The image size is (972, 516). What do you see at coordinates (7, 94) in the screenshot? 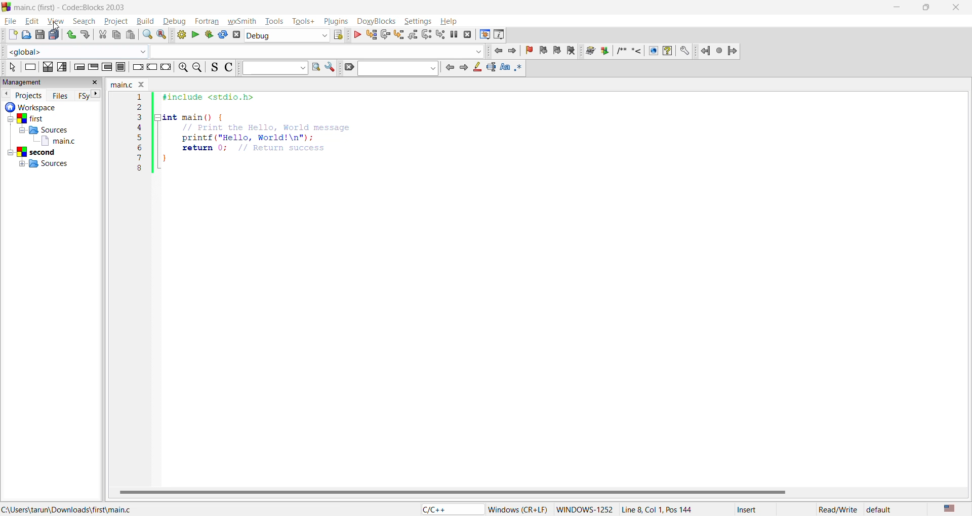
I see `previous` at bounding box center [7, 94].